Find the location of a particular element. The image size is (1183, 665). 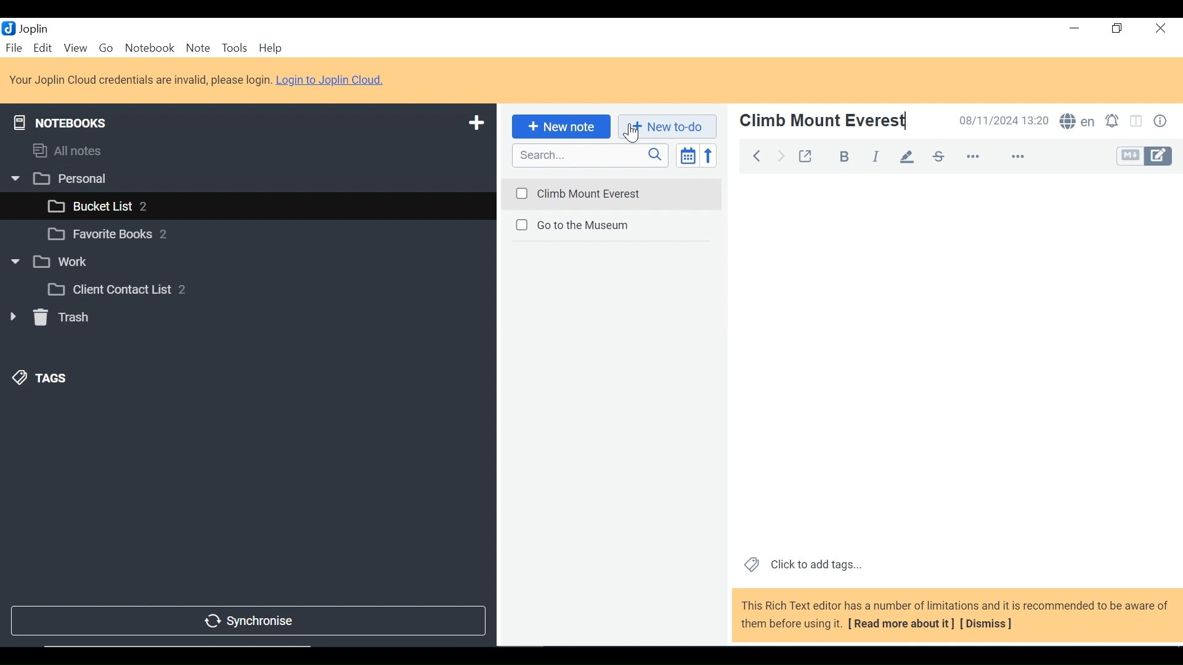

Highlight is located at coordinates (911, 156).